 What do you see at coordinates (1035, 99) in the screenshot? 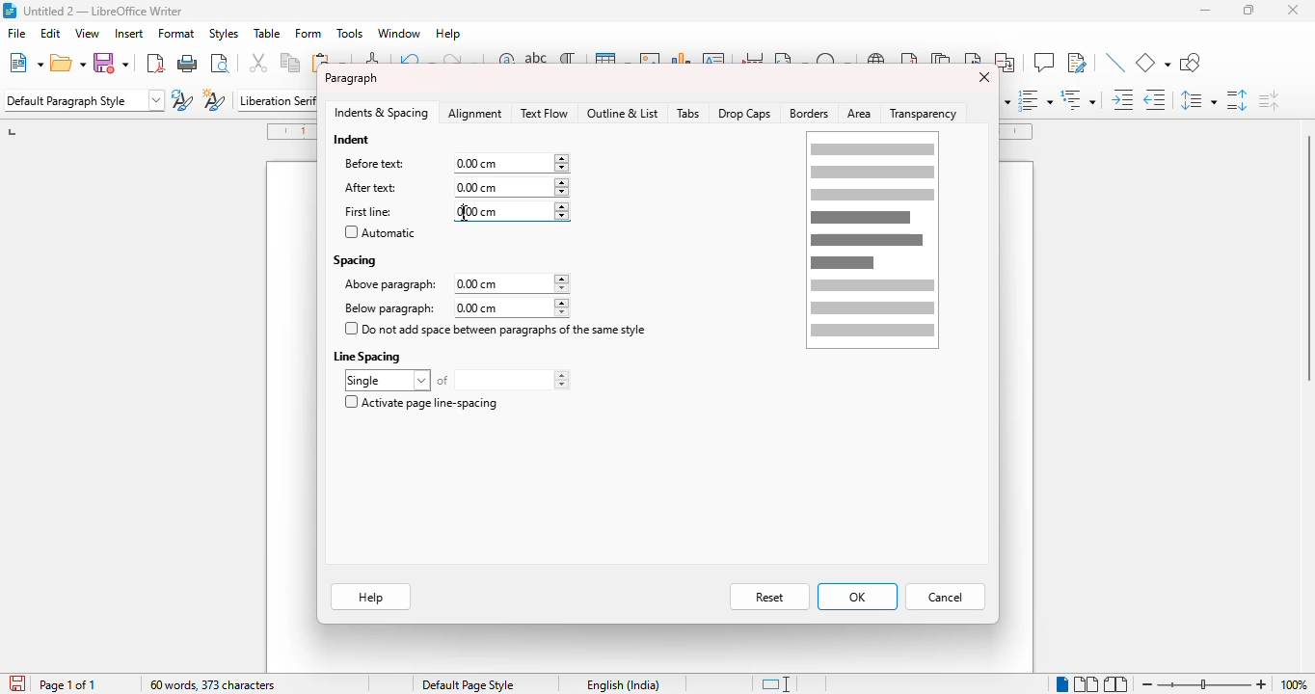
I see `toggle ordered list` at bounding box center [1035, 99].